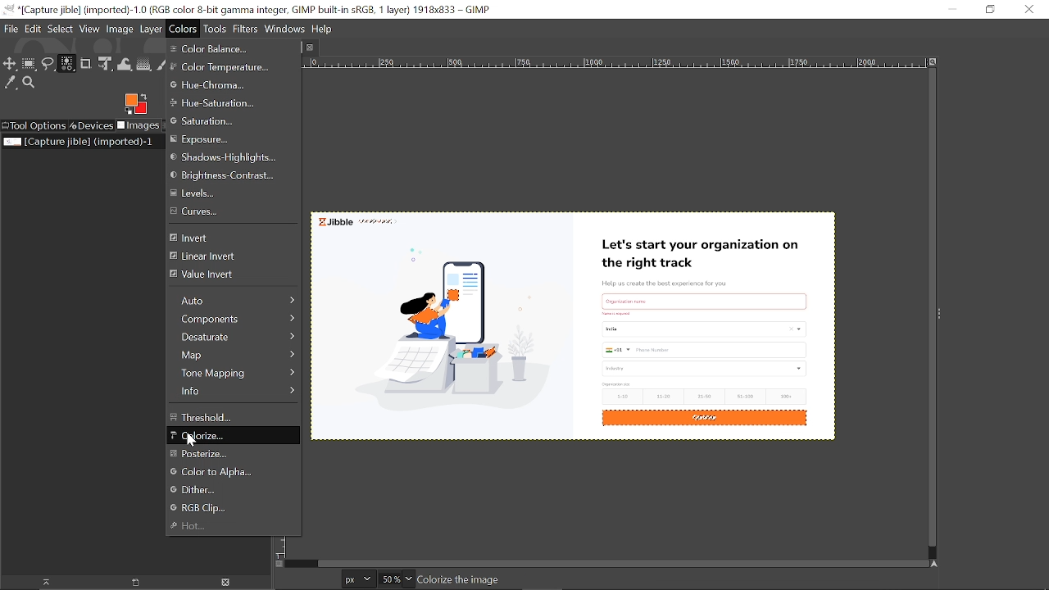 Image resolution: width=1049 pixels, height=590 pixels. What do you see at coordinates (234, 391) in the screenshot?
I see `info` at bounding box center [234, 391].